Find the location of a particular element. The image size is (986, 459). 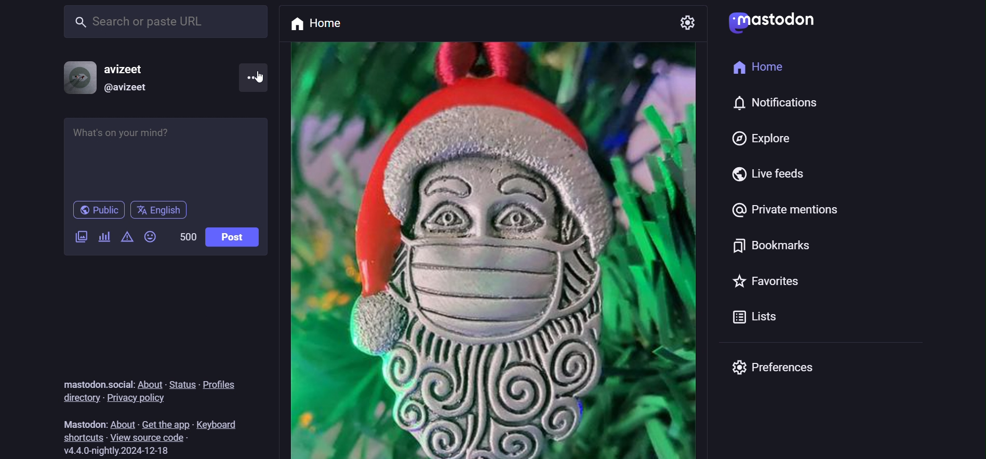

profiles is located at coordinates (228, 384).